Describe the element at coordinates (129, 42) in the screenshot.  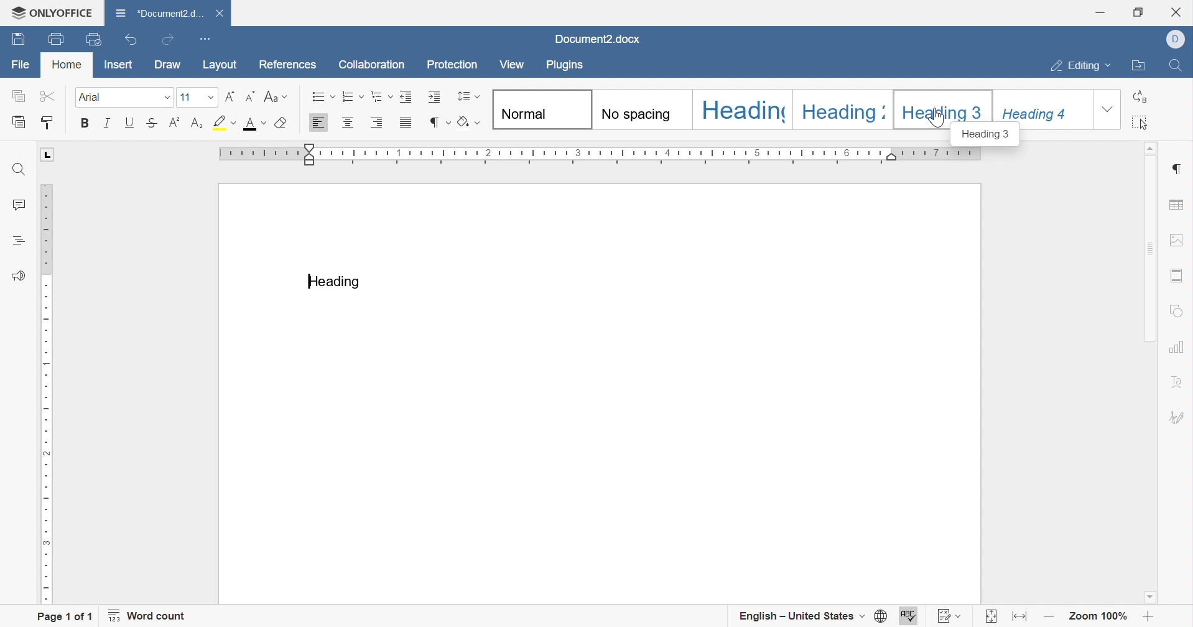
I see `Undo` at that location.